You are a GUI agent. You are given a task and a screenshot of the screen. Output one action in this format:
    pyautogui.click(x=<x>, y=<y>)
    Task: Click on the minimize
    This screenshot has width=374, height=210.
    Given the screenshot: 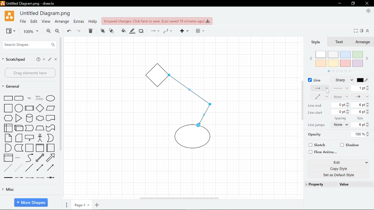 What is the action you would take?
    pyautogui.click(x=354, y=3)
    